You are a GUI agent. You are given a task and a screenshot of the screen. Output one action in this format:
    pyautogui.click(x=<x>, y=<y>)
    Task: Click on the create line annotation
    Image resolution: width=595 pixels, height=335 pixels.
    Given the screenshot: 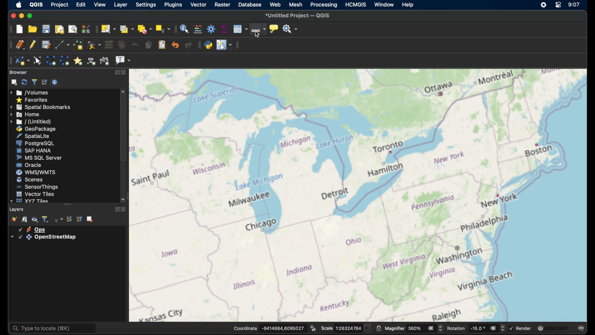 What is the action you would take?
    pyautogui.click(x=64, y=60)
    